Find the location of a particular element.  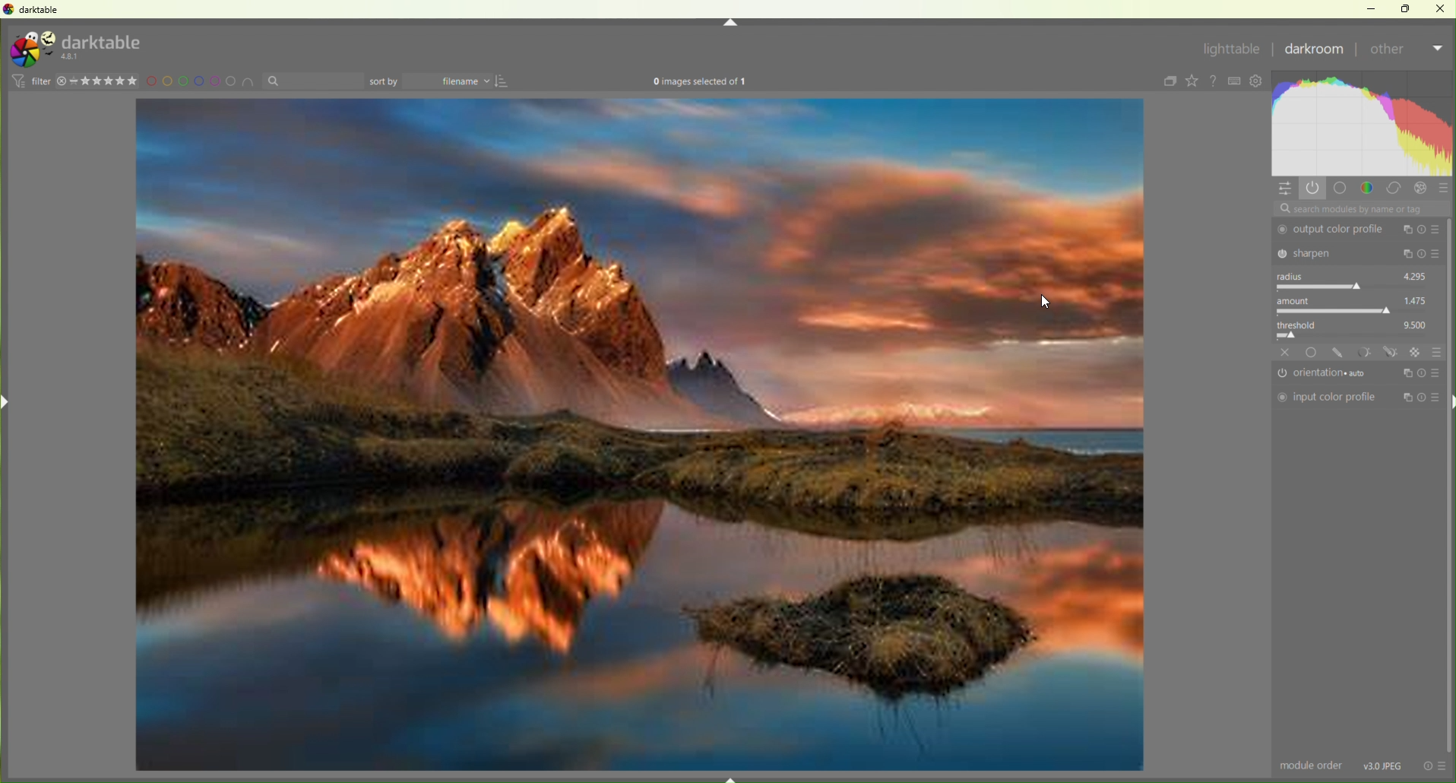

base is located at coordinates (1340, 188).